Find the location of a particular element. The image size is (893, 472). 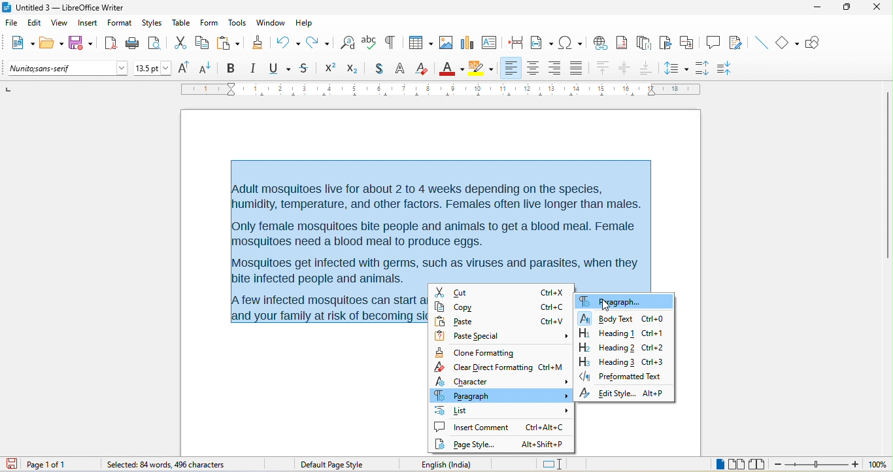

text box is located at coordinates (489, 42).